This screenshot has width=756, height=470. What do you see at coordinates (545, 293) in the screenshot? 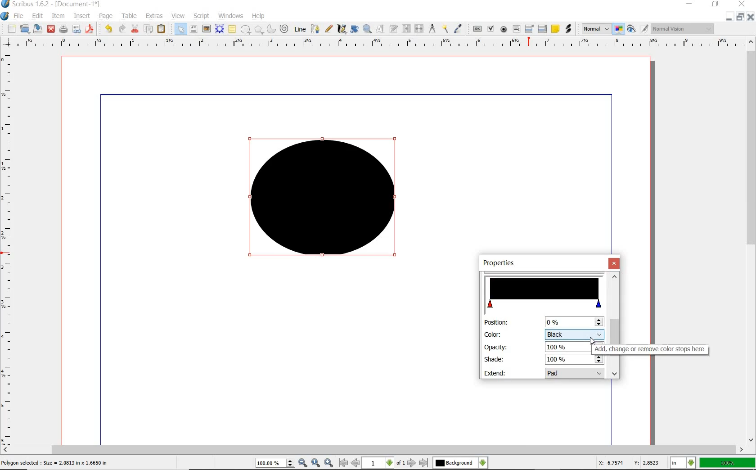
I see `color stop` at bounding box center [545, 293].